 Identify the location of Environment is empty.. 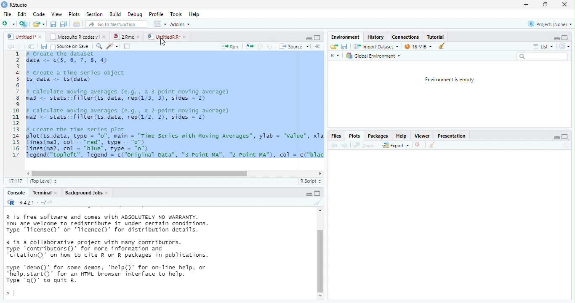
(449, 80).